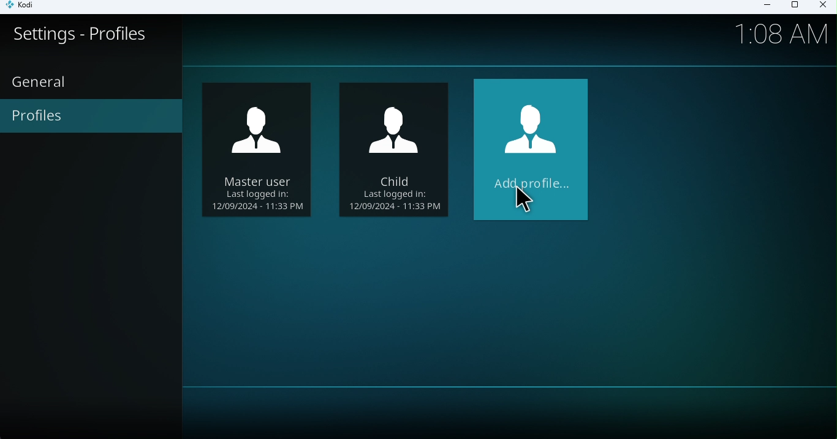 This screenshot has height=439, width=837. I want to click on cursor, so click(526, 198).